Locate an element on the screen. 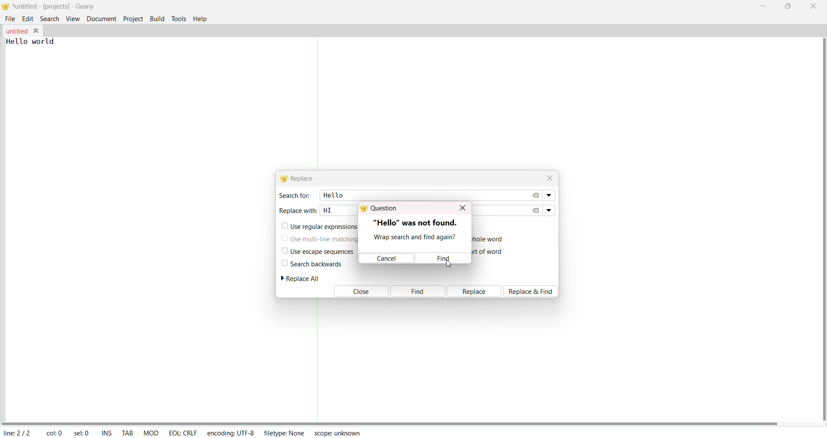  filetype: NONE is located at coordinates (284, 432).